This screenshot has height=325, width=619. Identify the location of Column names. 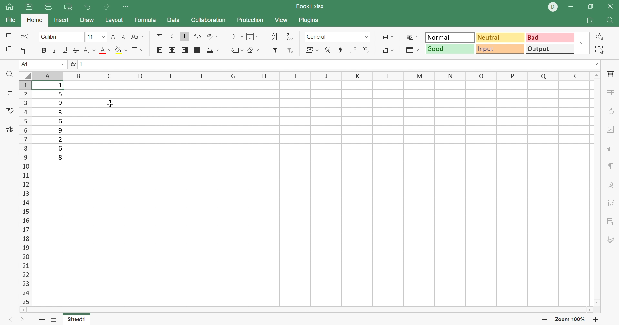
(311, 75).